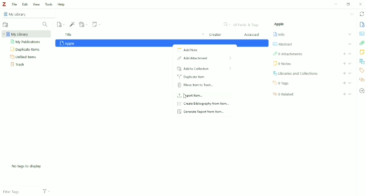  I want to click on Minimize, so click(337, 4).